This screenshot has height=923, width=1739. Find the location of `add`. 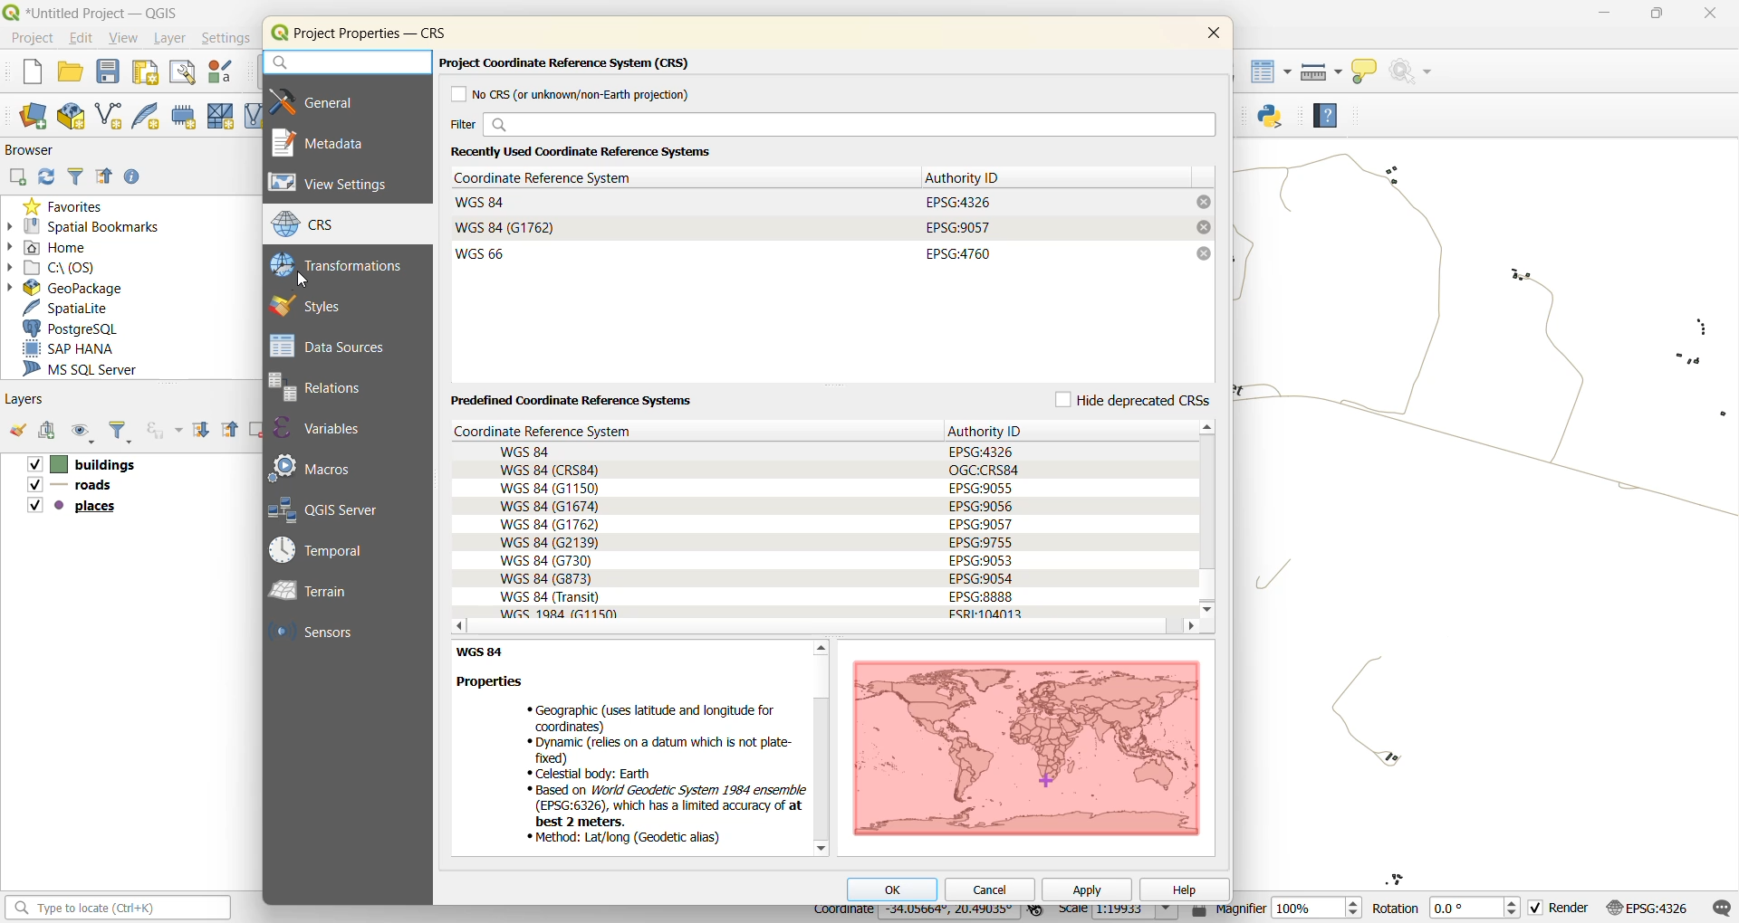

add is located at coordinates (16, 178).